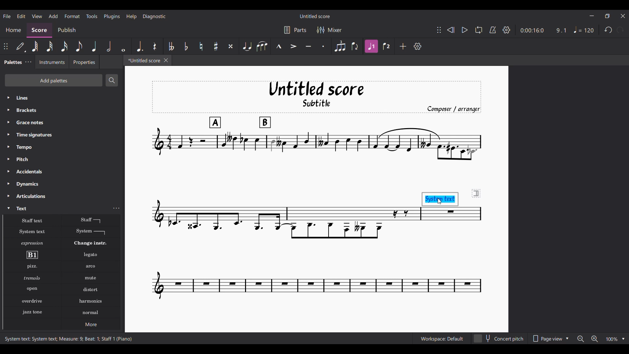 The width and height of the screenshot is (629, 354). I want to click on Flip direction, so click(355, 46).